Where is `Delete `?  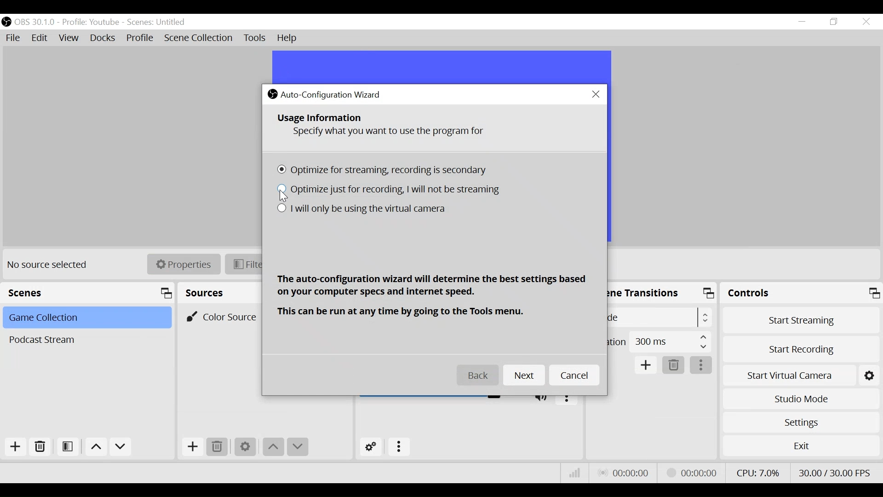 Delete  is located at coordinates (674, 365).